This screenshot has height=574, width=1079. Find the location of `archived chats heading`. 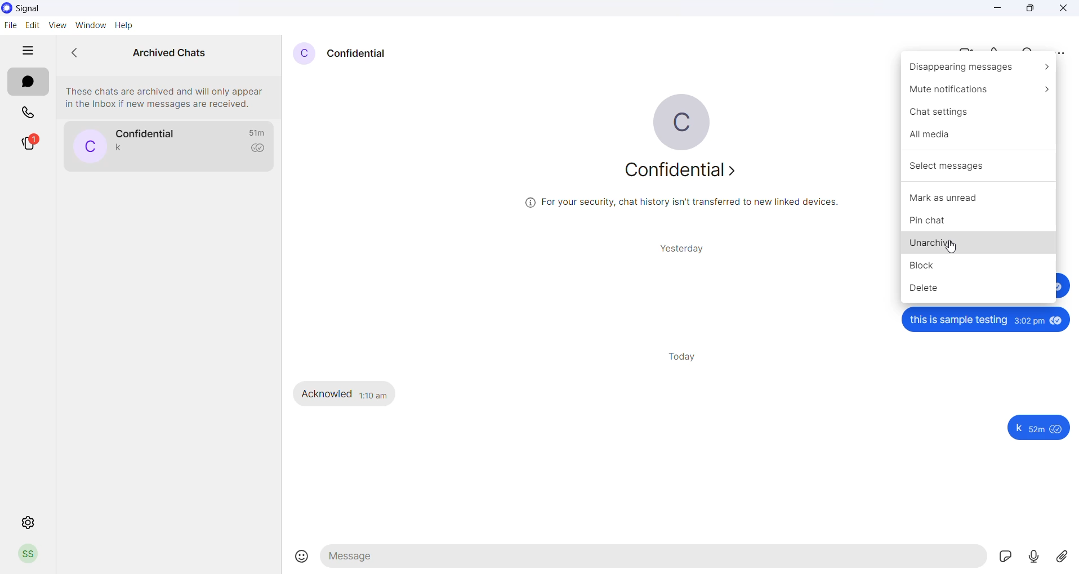

archived chats heading is located at coordinates (168, 50).